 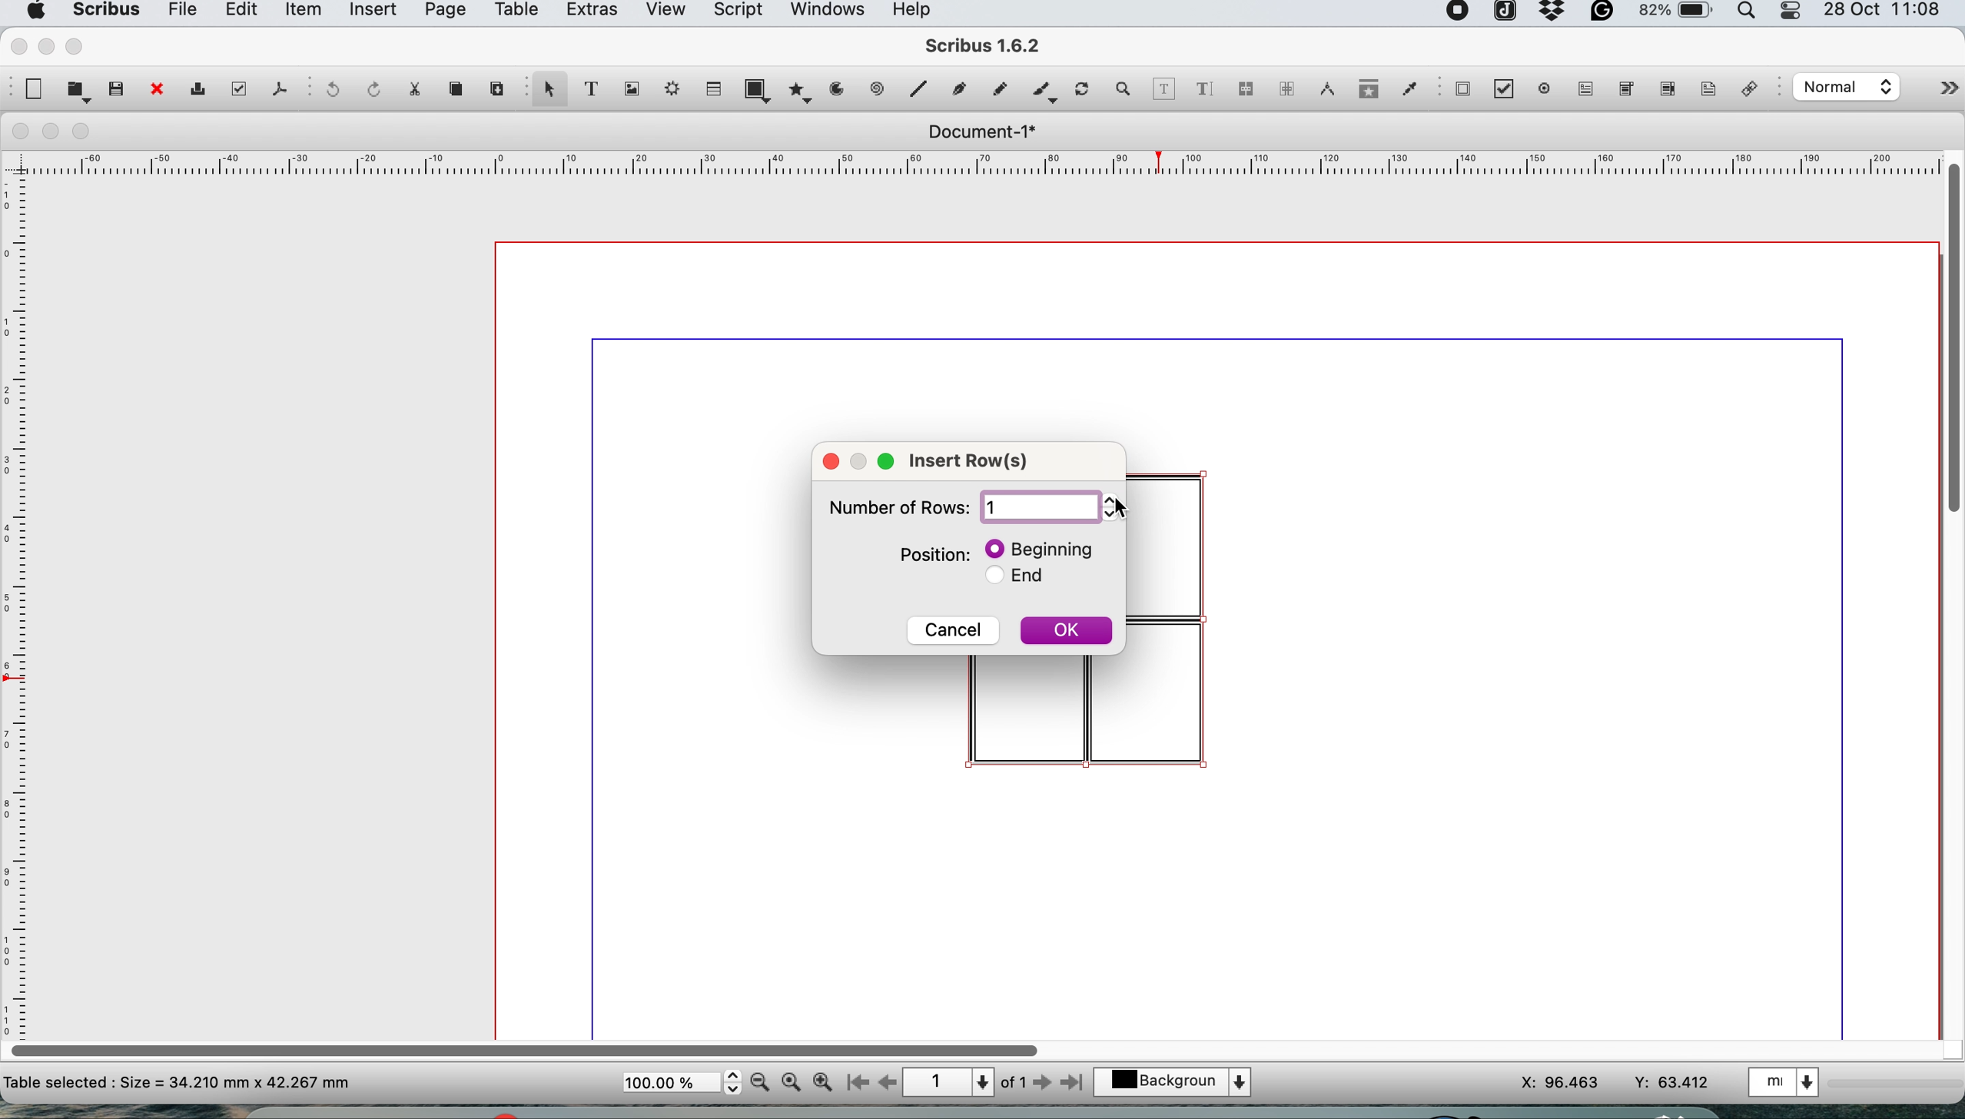 I want to click on link annotation, so click(x=1754, y=91).